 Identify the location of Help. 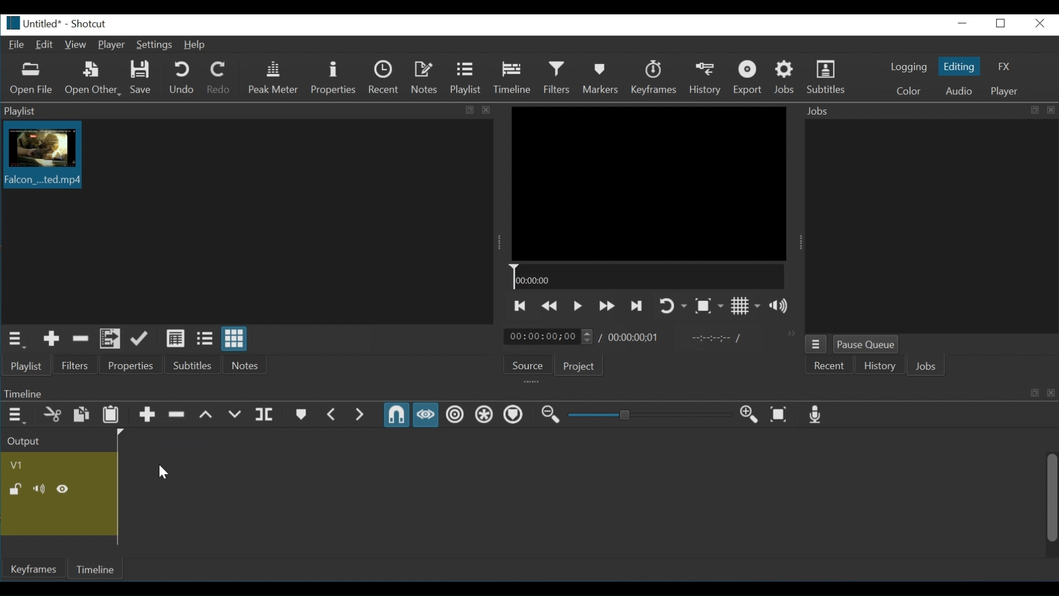
(196, 46).